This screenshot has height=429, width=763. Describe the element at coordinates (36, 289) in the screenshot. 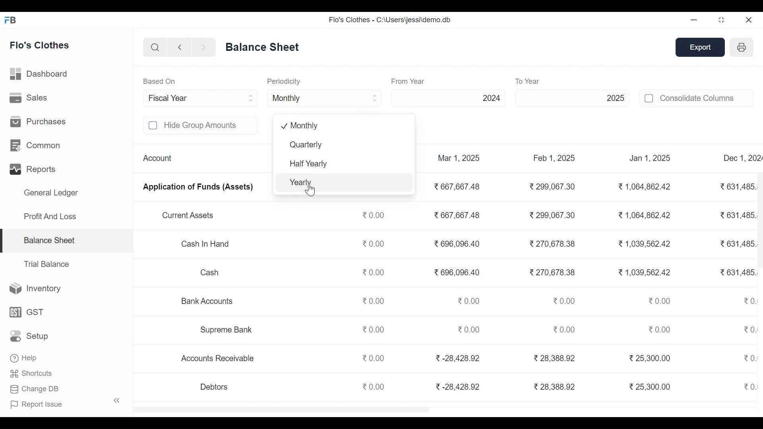

I see `inventory` at that location.